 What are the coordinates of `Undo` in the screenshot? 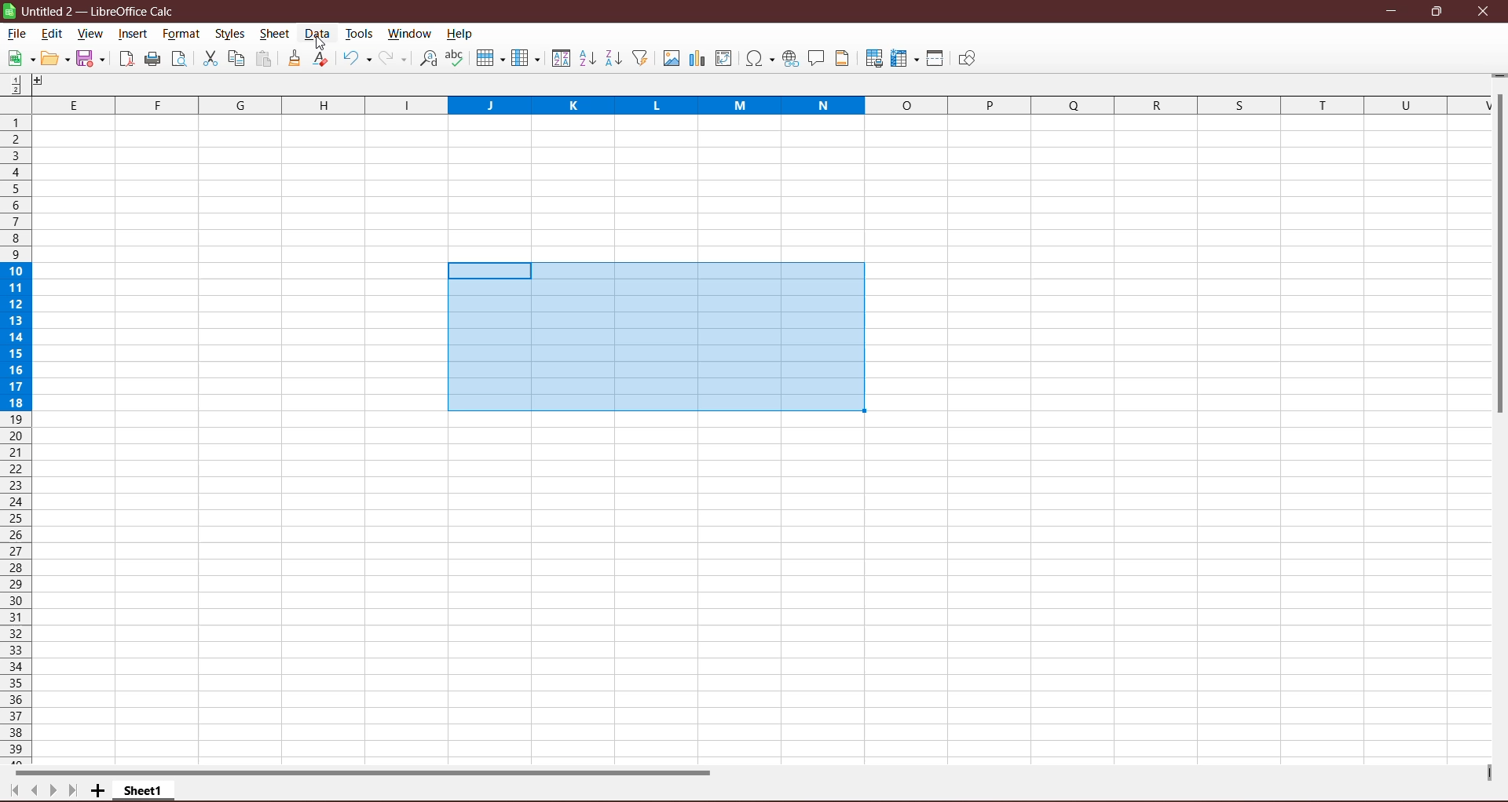 It's located at (357, 60).